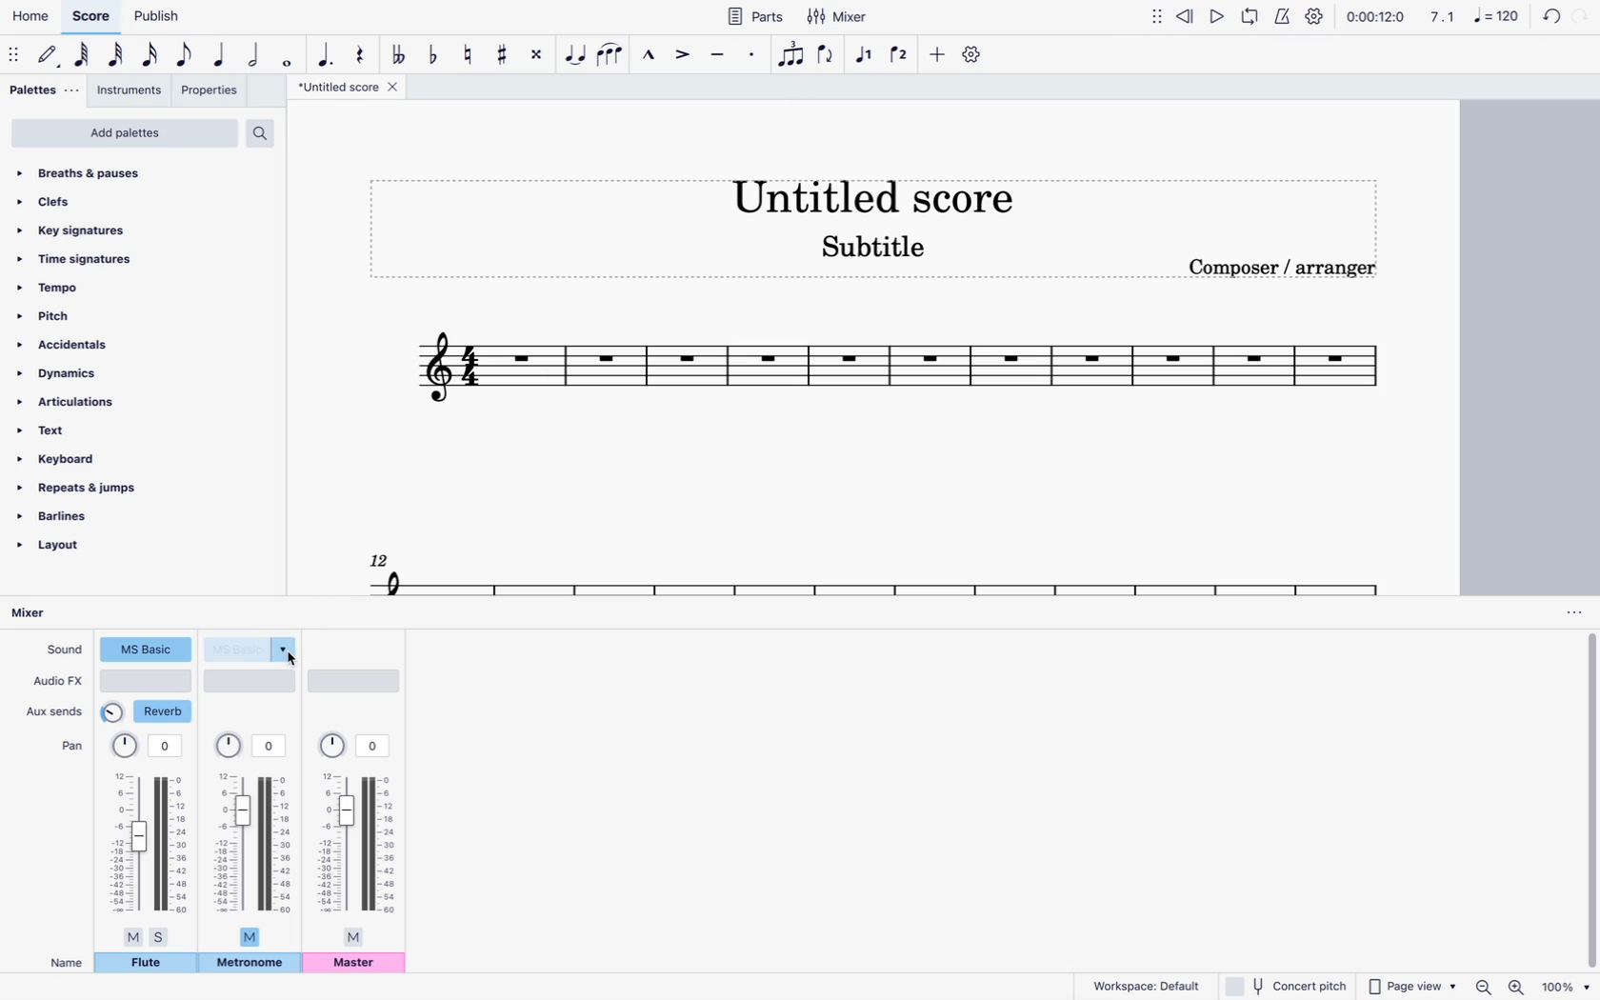 The height and width of the screenshot is (1000, 1600). Describe the element at coordinates (397, 53) in the screenshot. I see `toggle double flat` at that location.